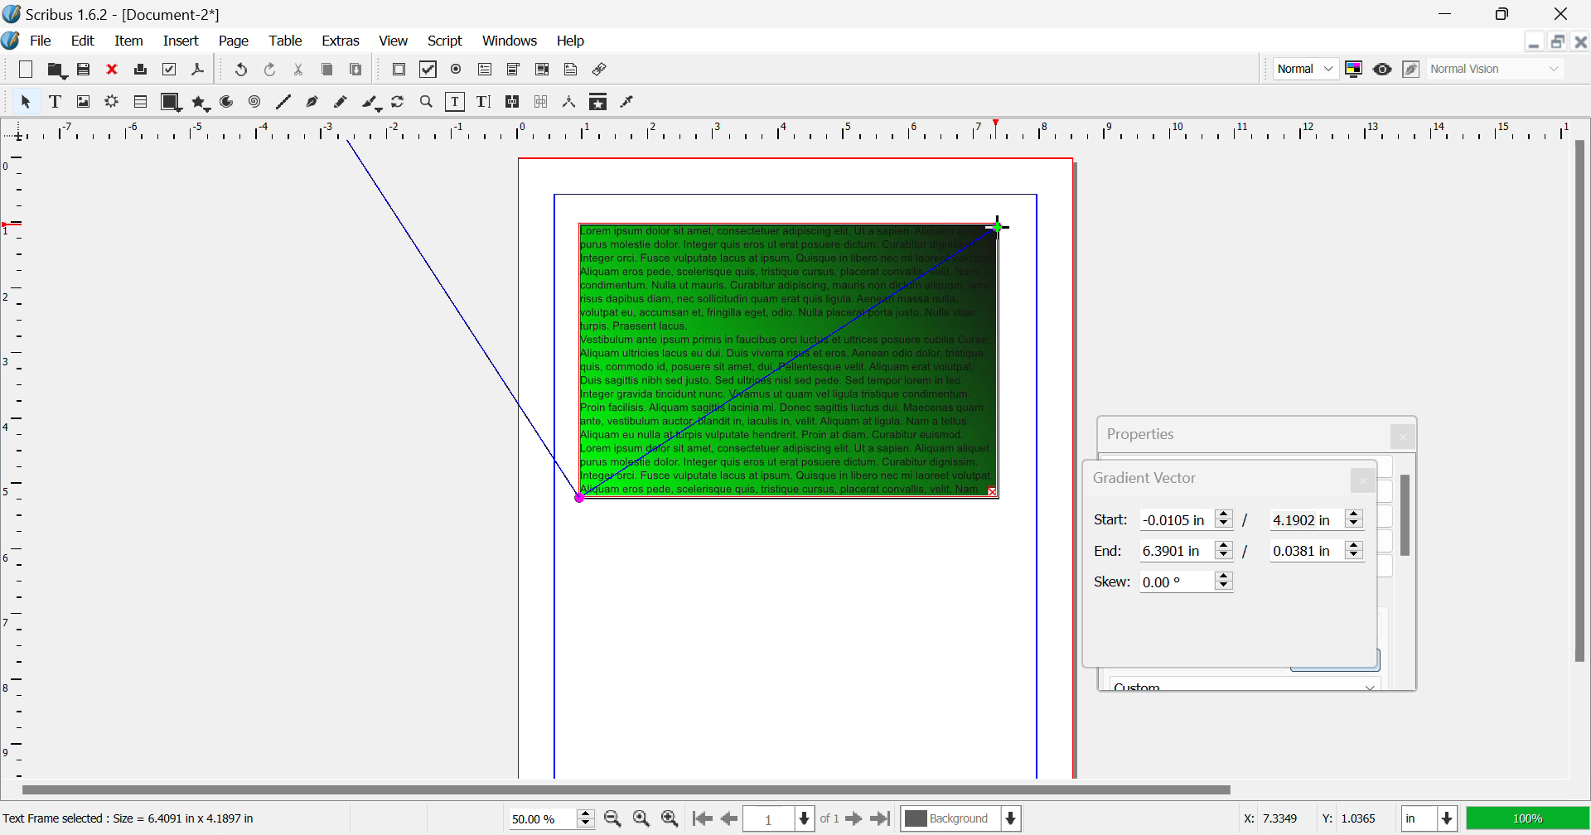 This screenshot has width=1591, height=835. Describe the element at coordinates (457, 102) in the screenshot. I see `Edit Contents of Frame` at that location.